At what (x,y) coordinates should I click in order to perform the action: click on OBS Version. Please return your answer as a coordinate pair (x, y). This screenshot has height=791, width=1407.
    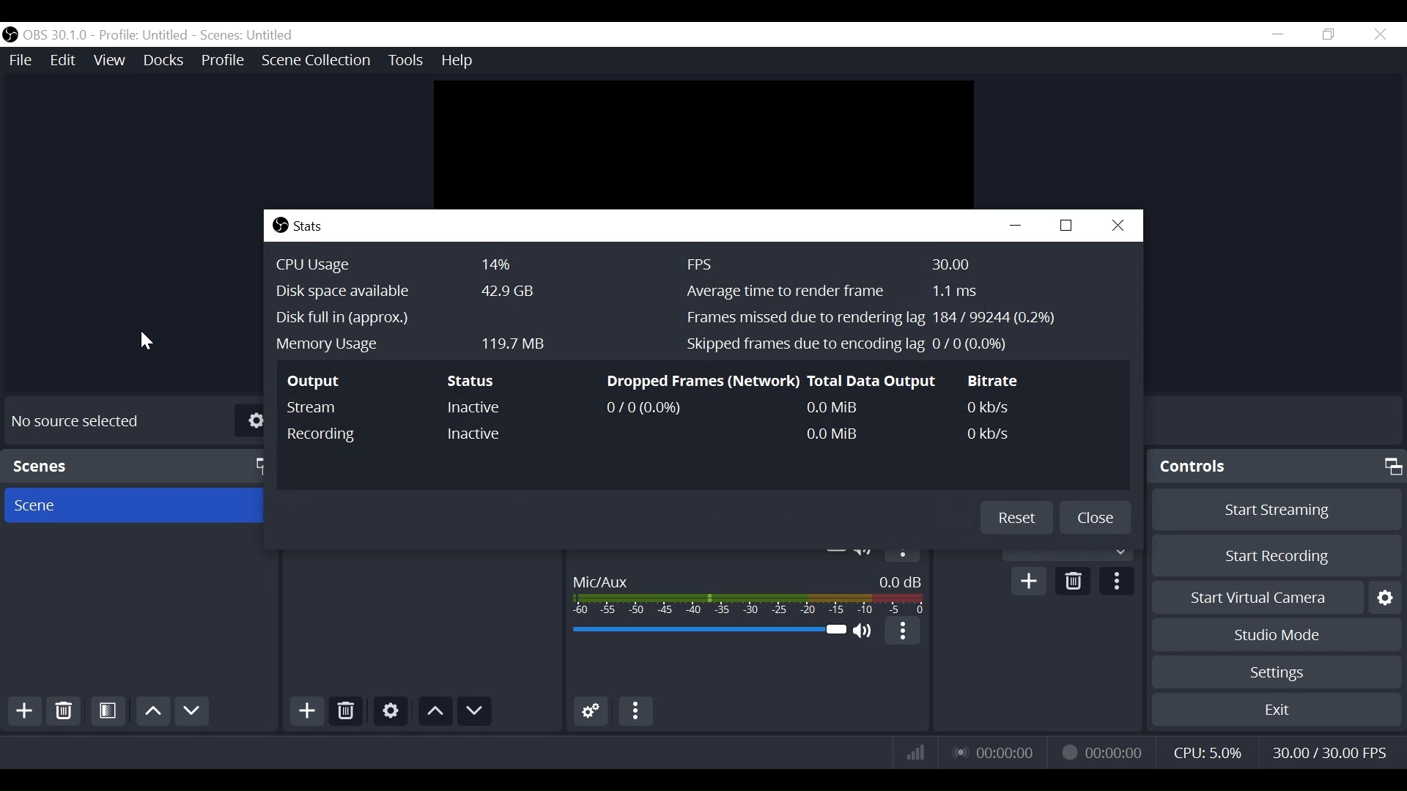
    Looking at the image, I should click on (58, 36).